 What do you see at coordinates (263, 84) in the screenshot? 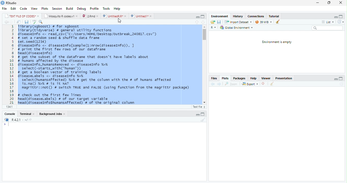
I see `Delete` at bounding box center [263, 84].